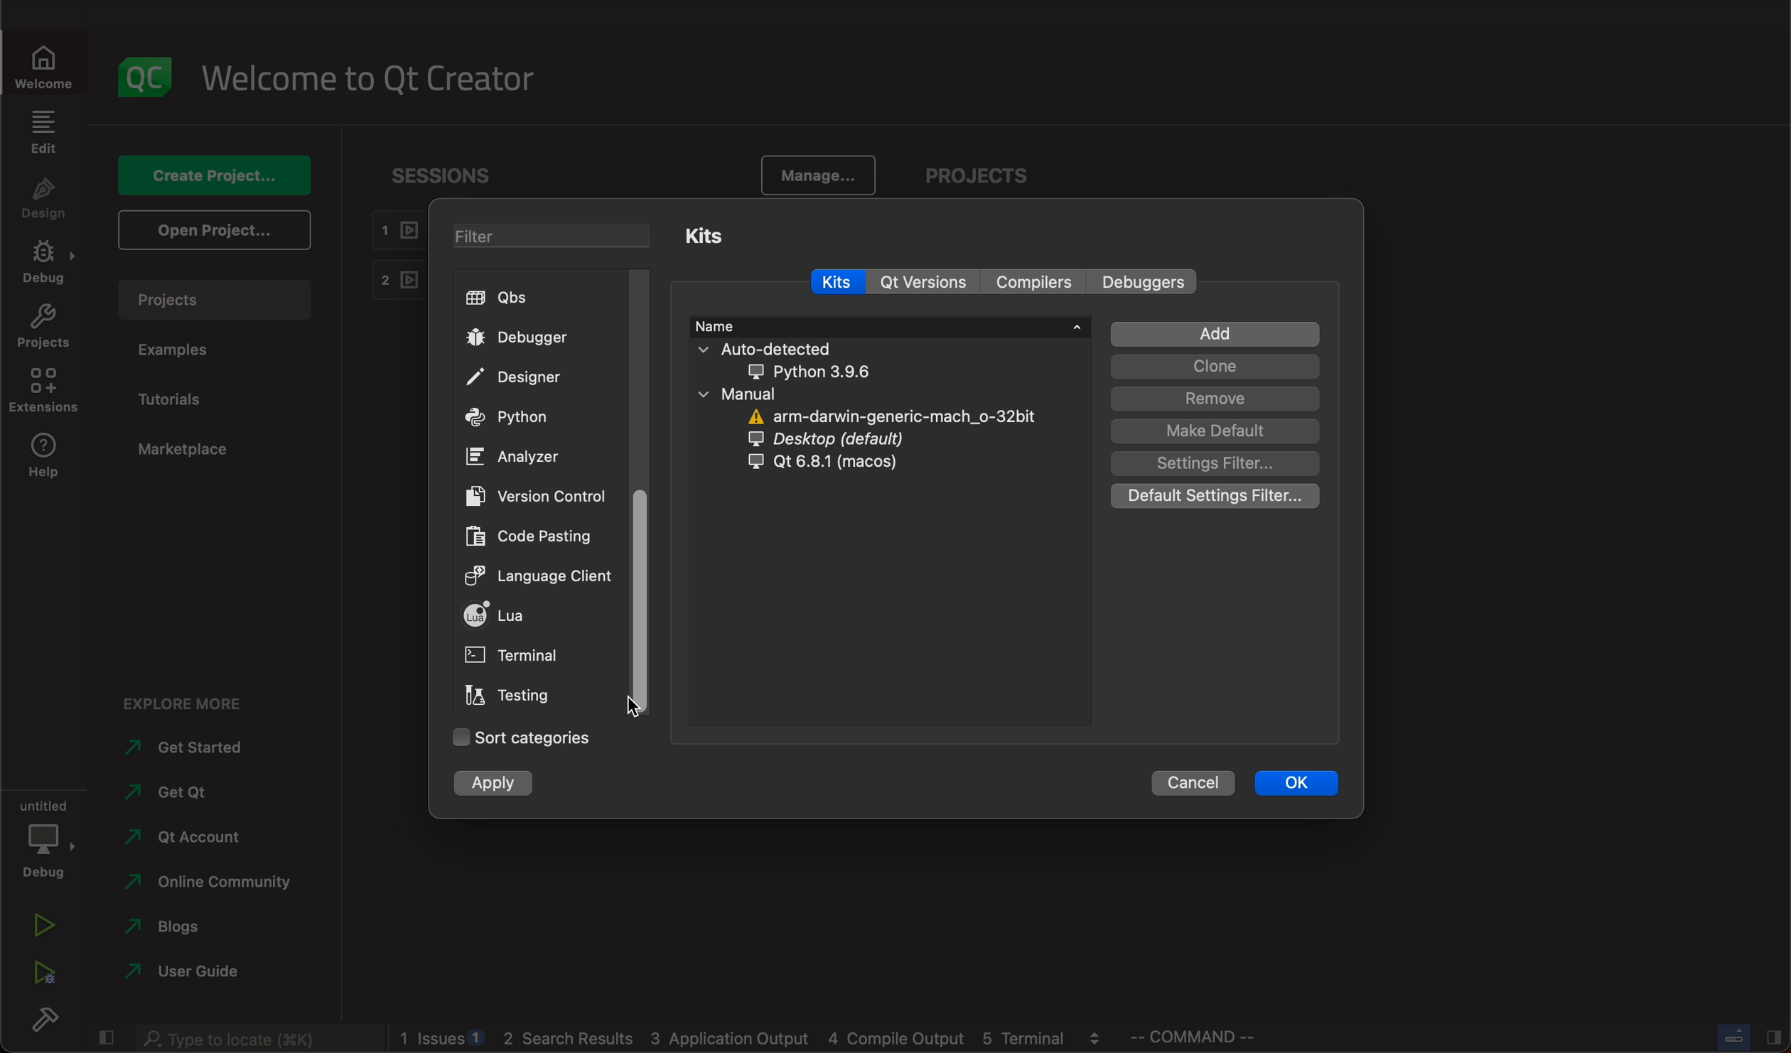 Image resolution: width=1791 pixels, height=1053 pixels. I want to click on commands, so click(1202, 1039).